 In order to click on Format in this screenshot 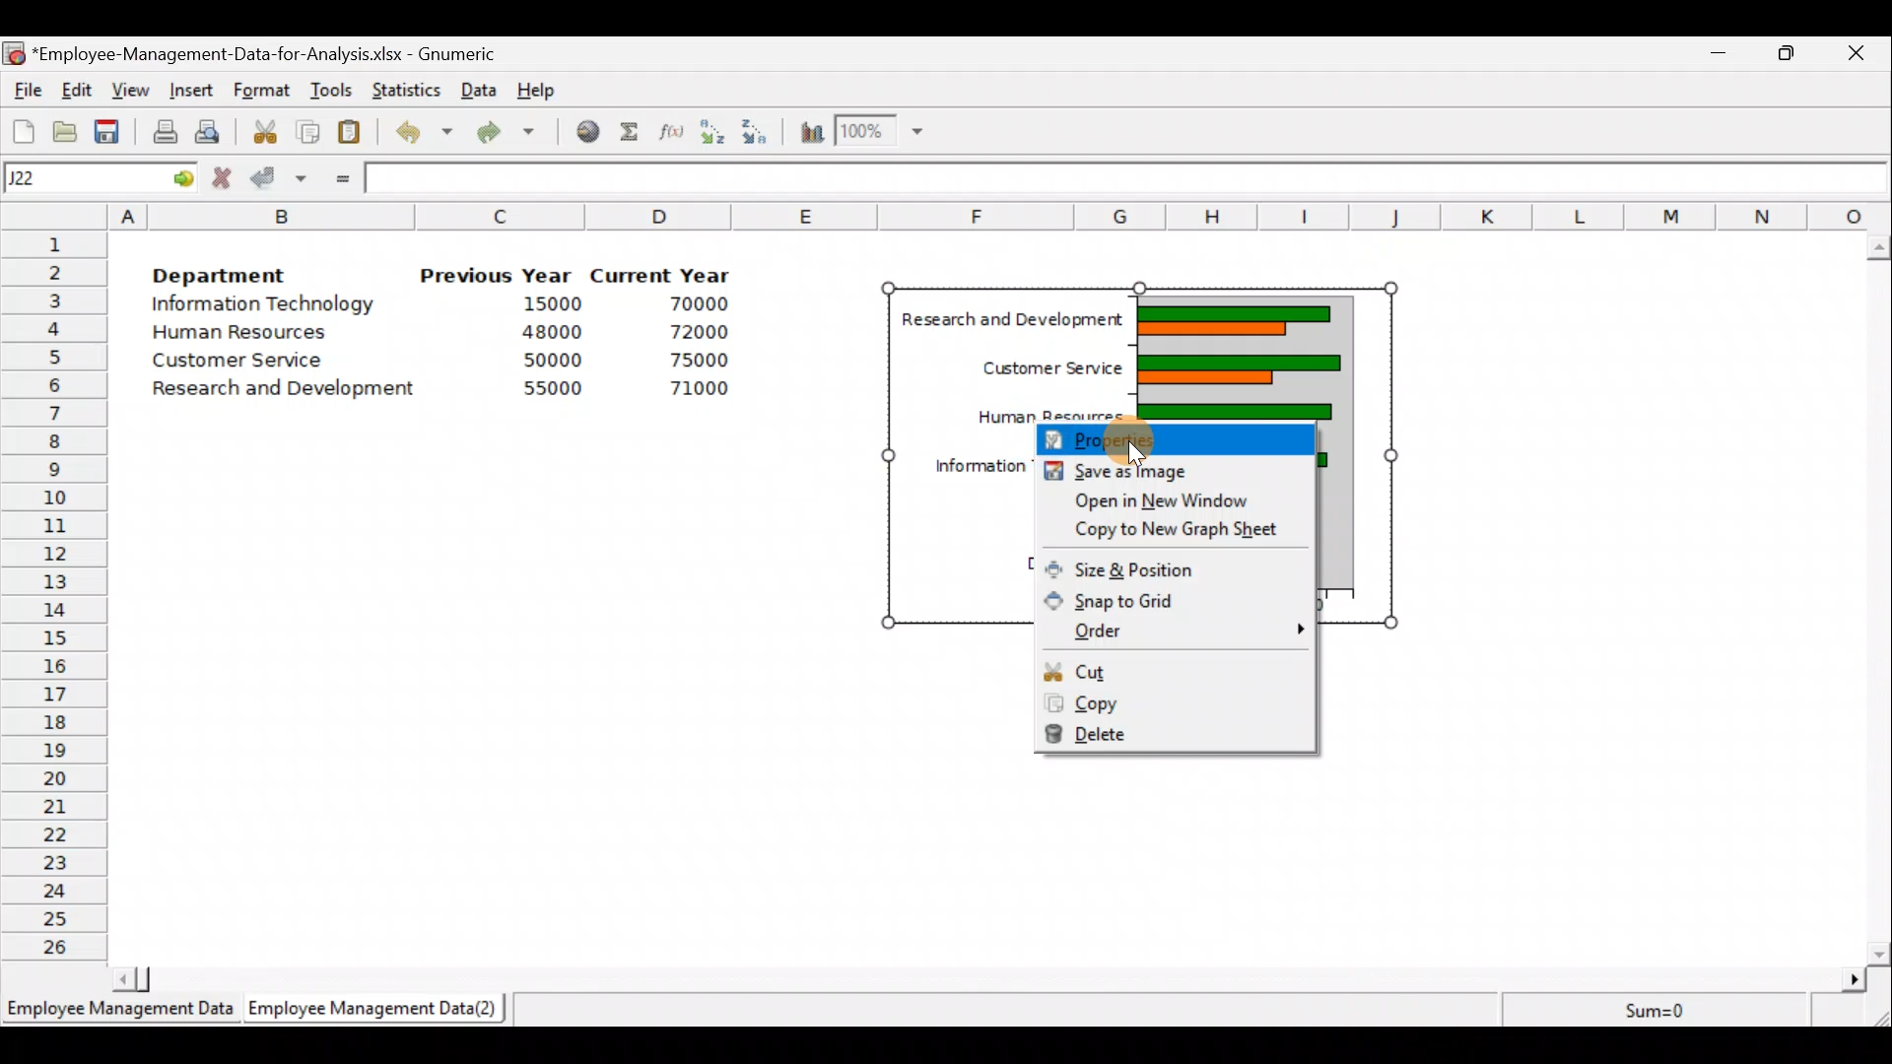, I will do `click(264, 88)`.